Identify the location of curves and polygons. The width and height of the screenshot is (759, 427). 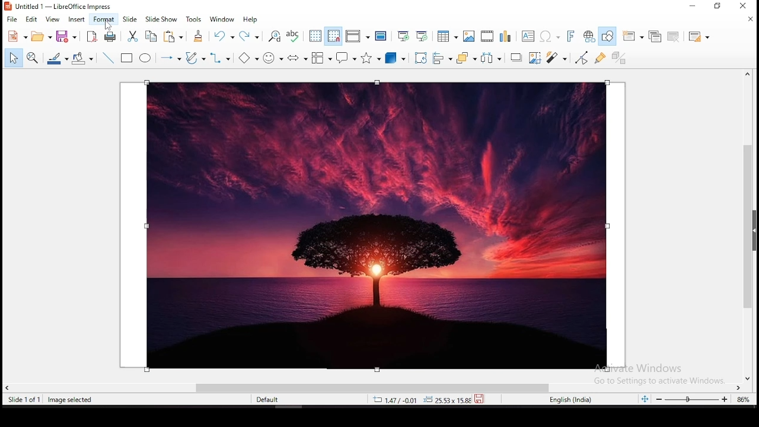
(196, 58).